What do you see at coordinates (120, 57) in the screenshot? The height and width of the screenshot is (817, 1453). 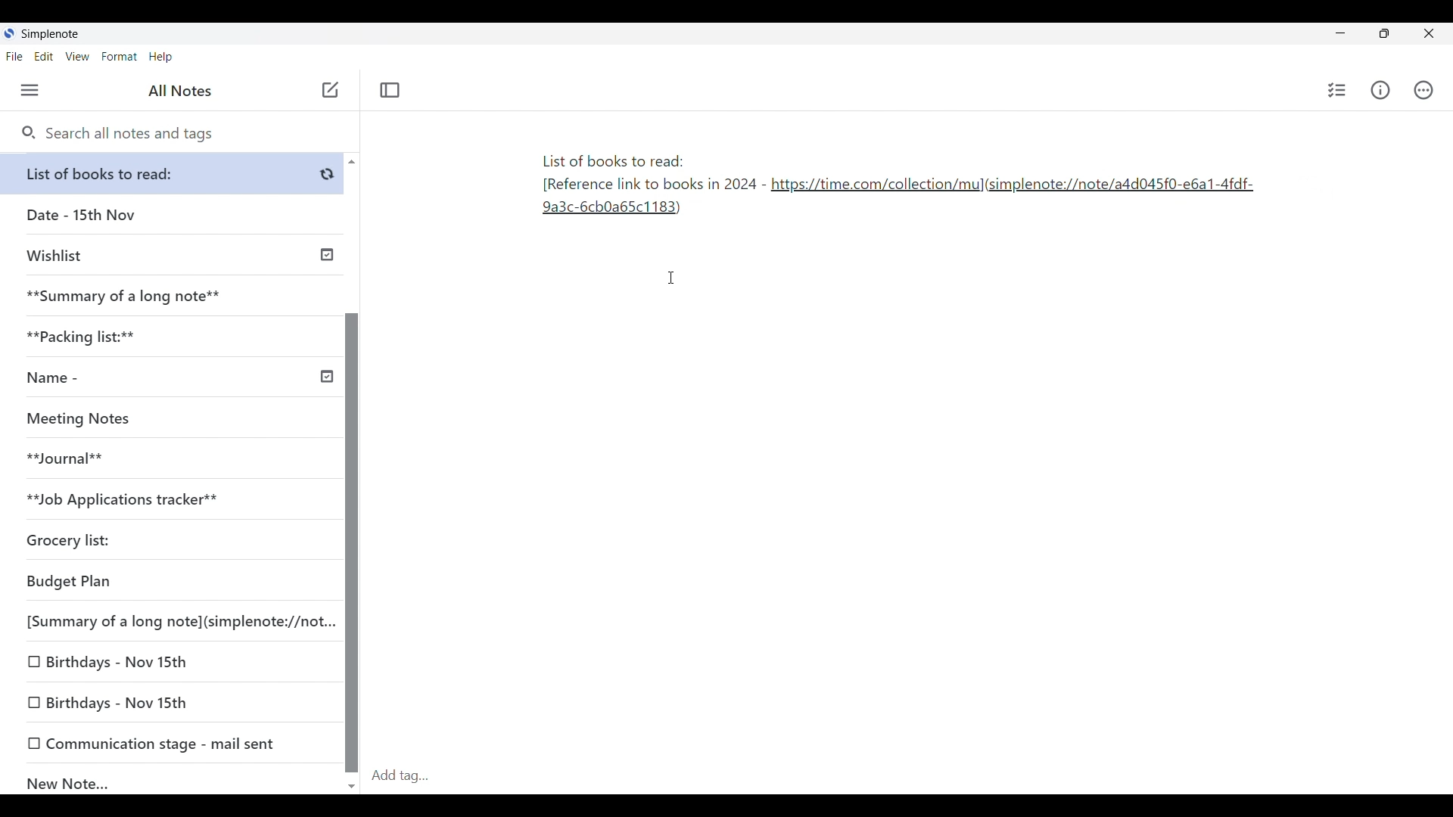 I see `Format` at bounding box center [120, 57].